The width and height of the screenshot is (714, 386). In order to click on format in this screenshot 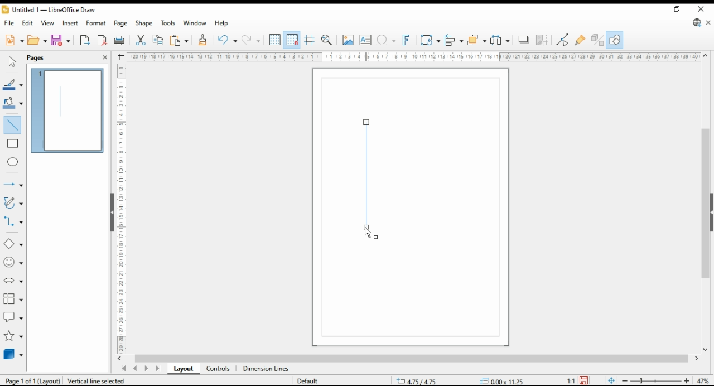, I will do `click(97, 23)`.